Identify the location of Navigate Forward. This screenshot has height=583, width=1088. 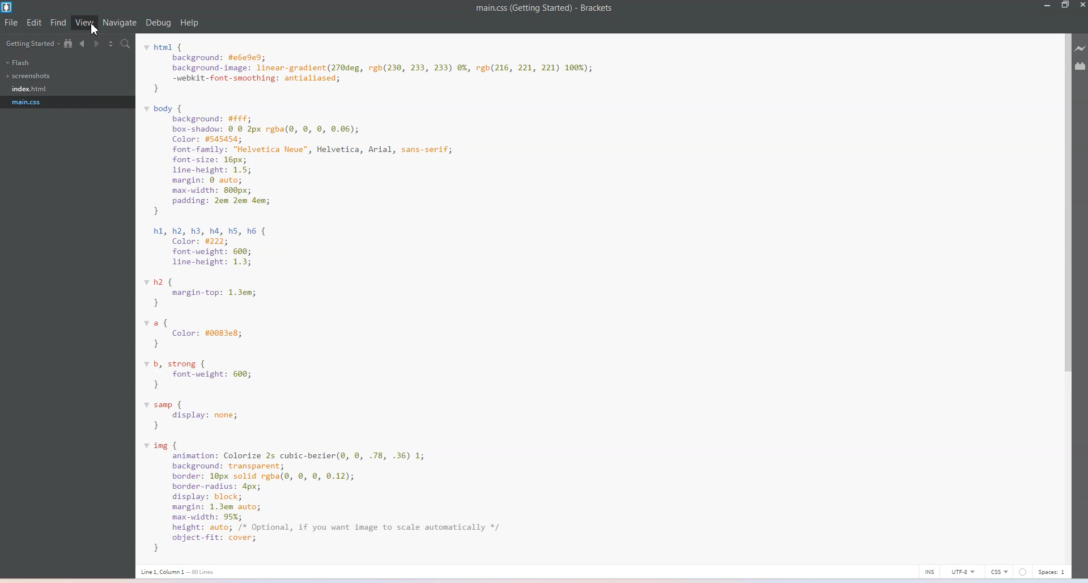
(97, 44).